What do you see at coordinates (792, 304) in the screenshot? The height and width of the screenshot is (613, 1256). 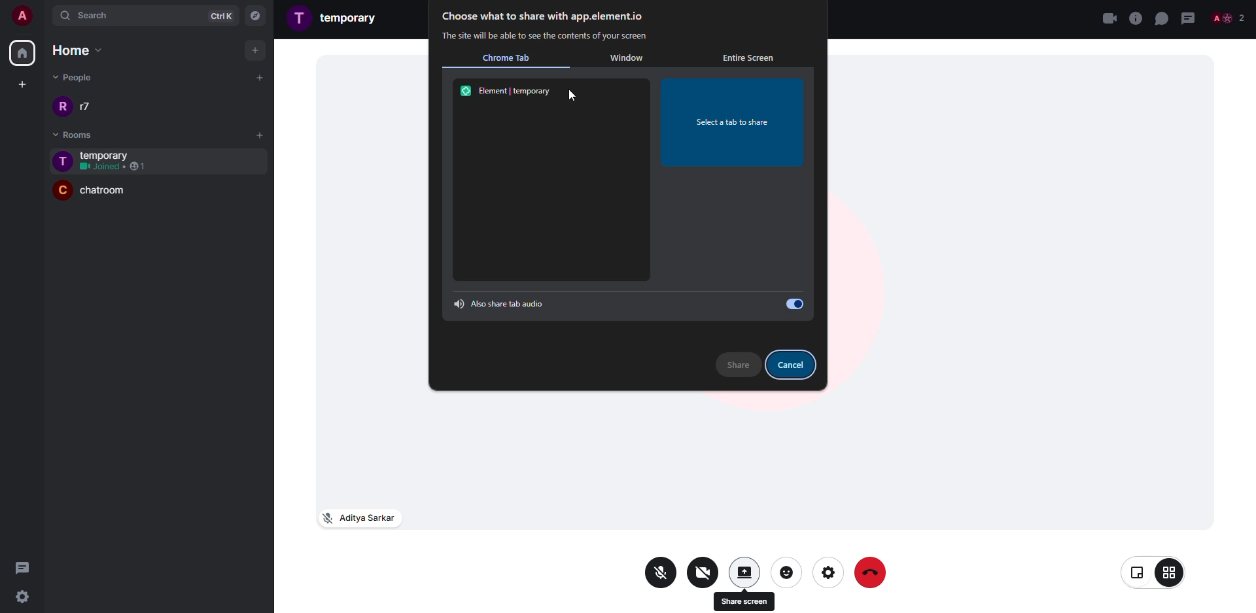 I see `enabled` at bounding box center [792, 304].